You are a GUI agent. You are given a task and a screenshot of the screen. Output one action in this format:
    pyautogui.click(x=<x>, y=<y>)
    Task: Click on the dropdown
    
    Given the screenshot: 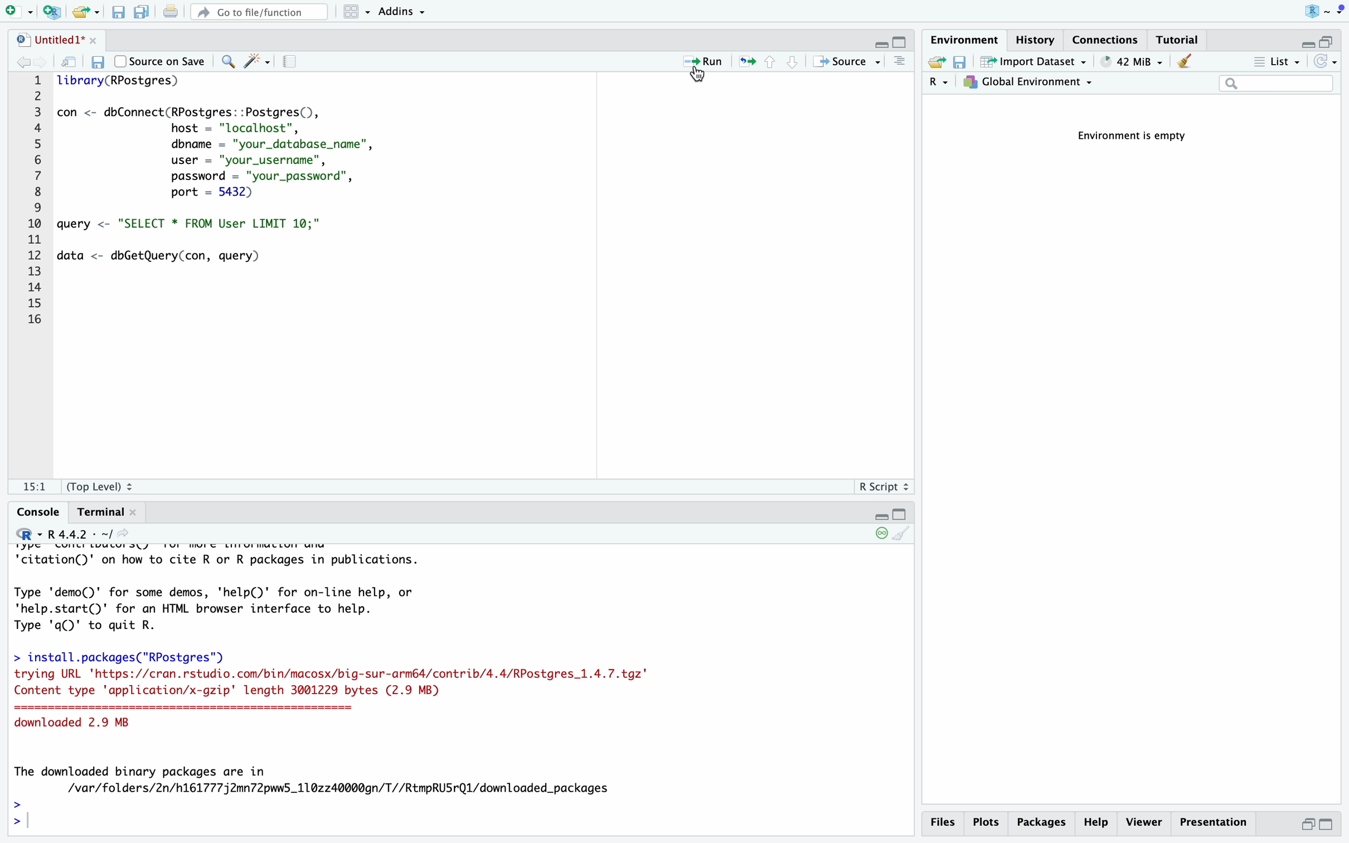 What is the action you would take?
    pyautogui.click(x=1339, y=10)
    